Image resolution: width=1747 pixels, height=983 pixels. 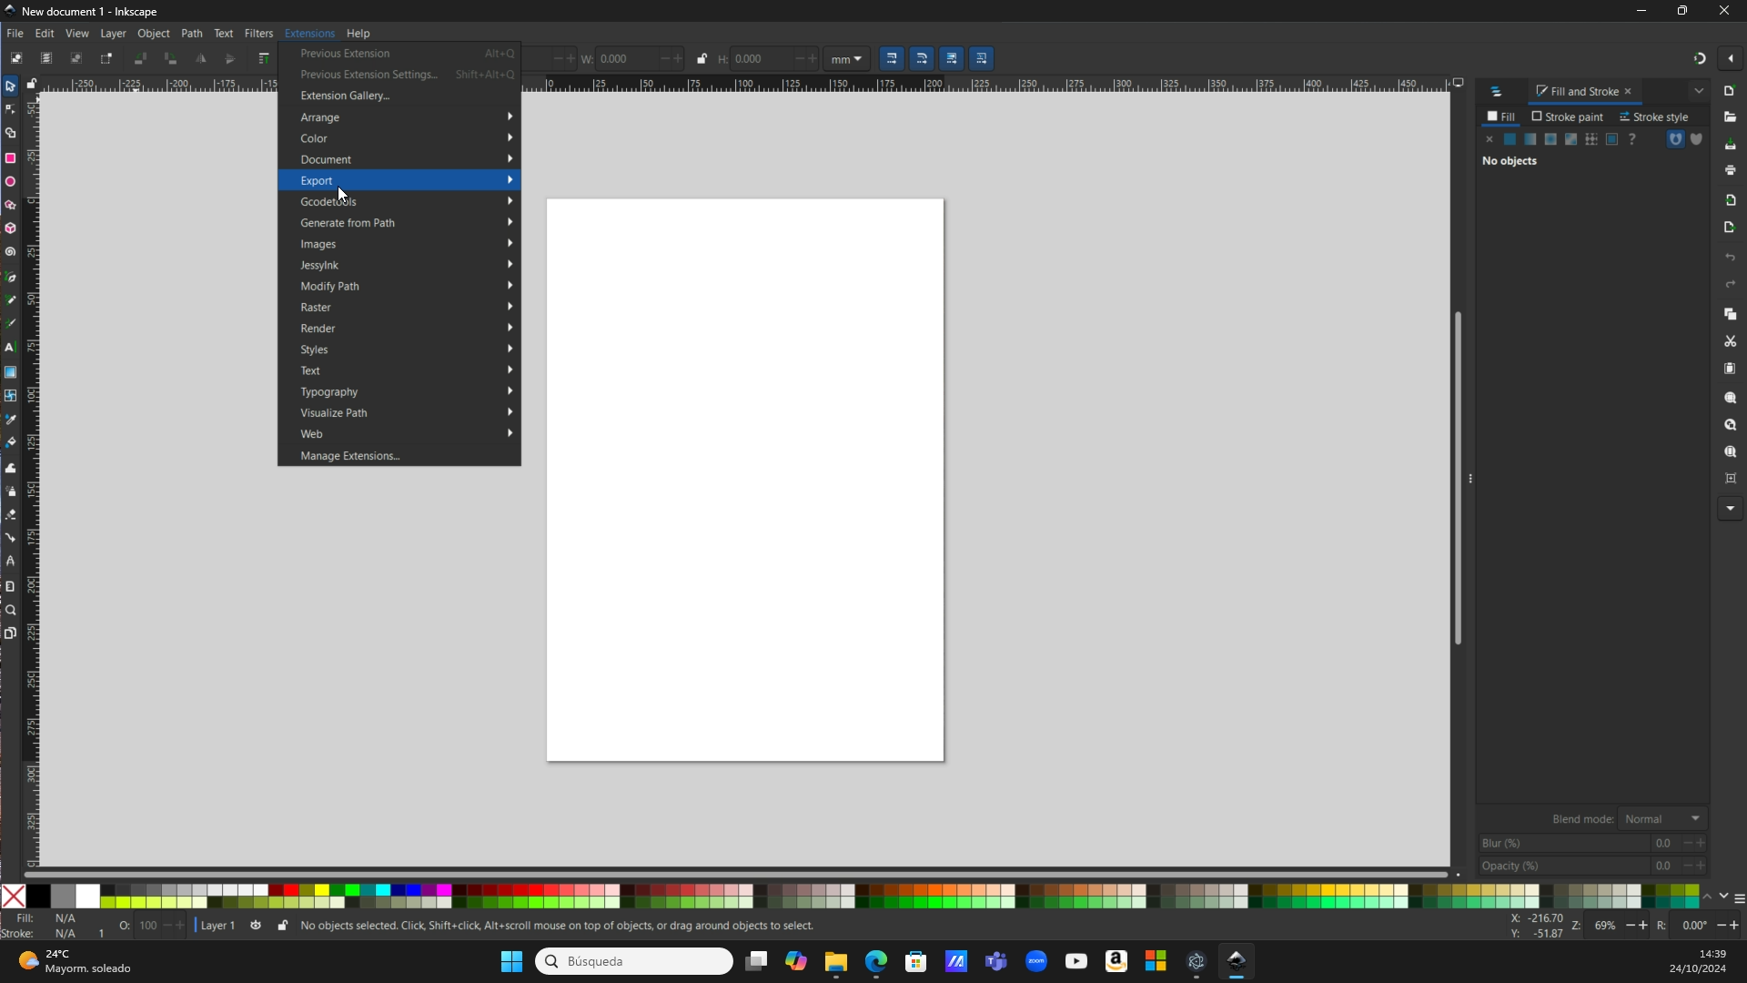 What do you see at coordinates (1567, 117) in the screenshot?
I see `Stroke Paint` at bounding box center [1567, 117].